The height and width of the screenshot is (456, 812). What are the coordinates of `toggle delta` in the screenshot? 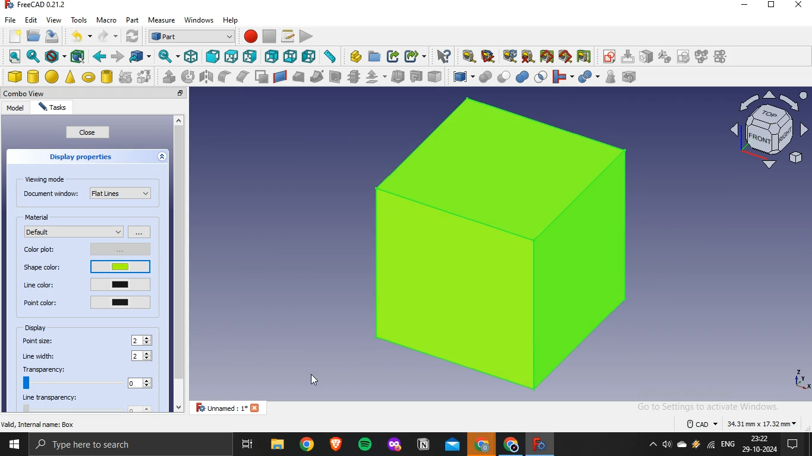 It's located at (584, 56).